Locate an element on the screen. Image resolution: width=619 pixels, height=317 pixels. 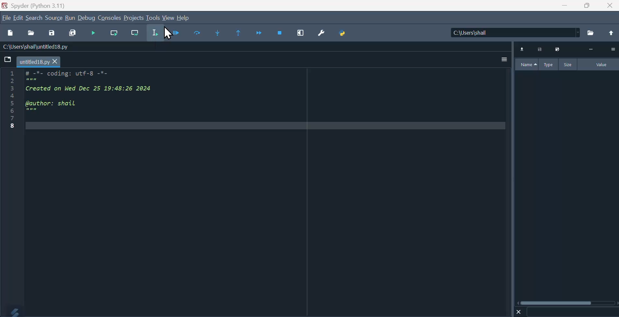
Logo is located at coordinates (12, 311).